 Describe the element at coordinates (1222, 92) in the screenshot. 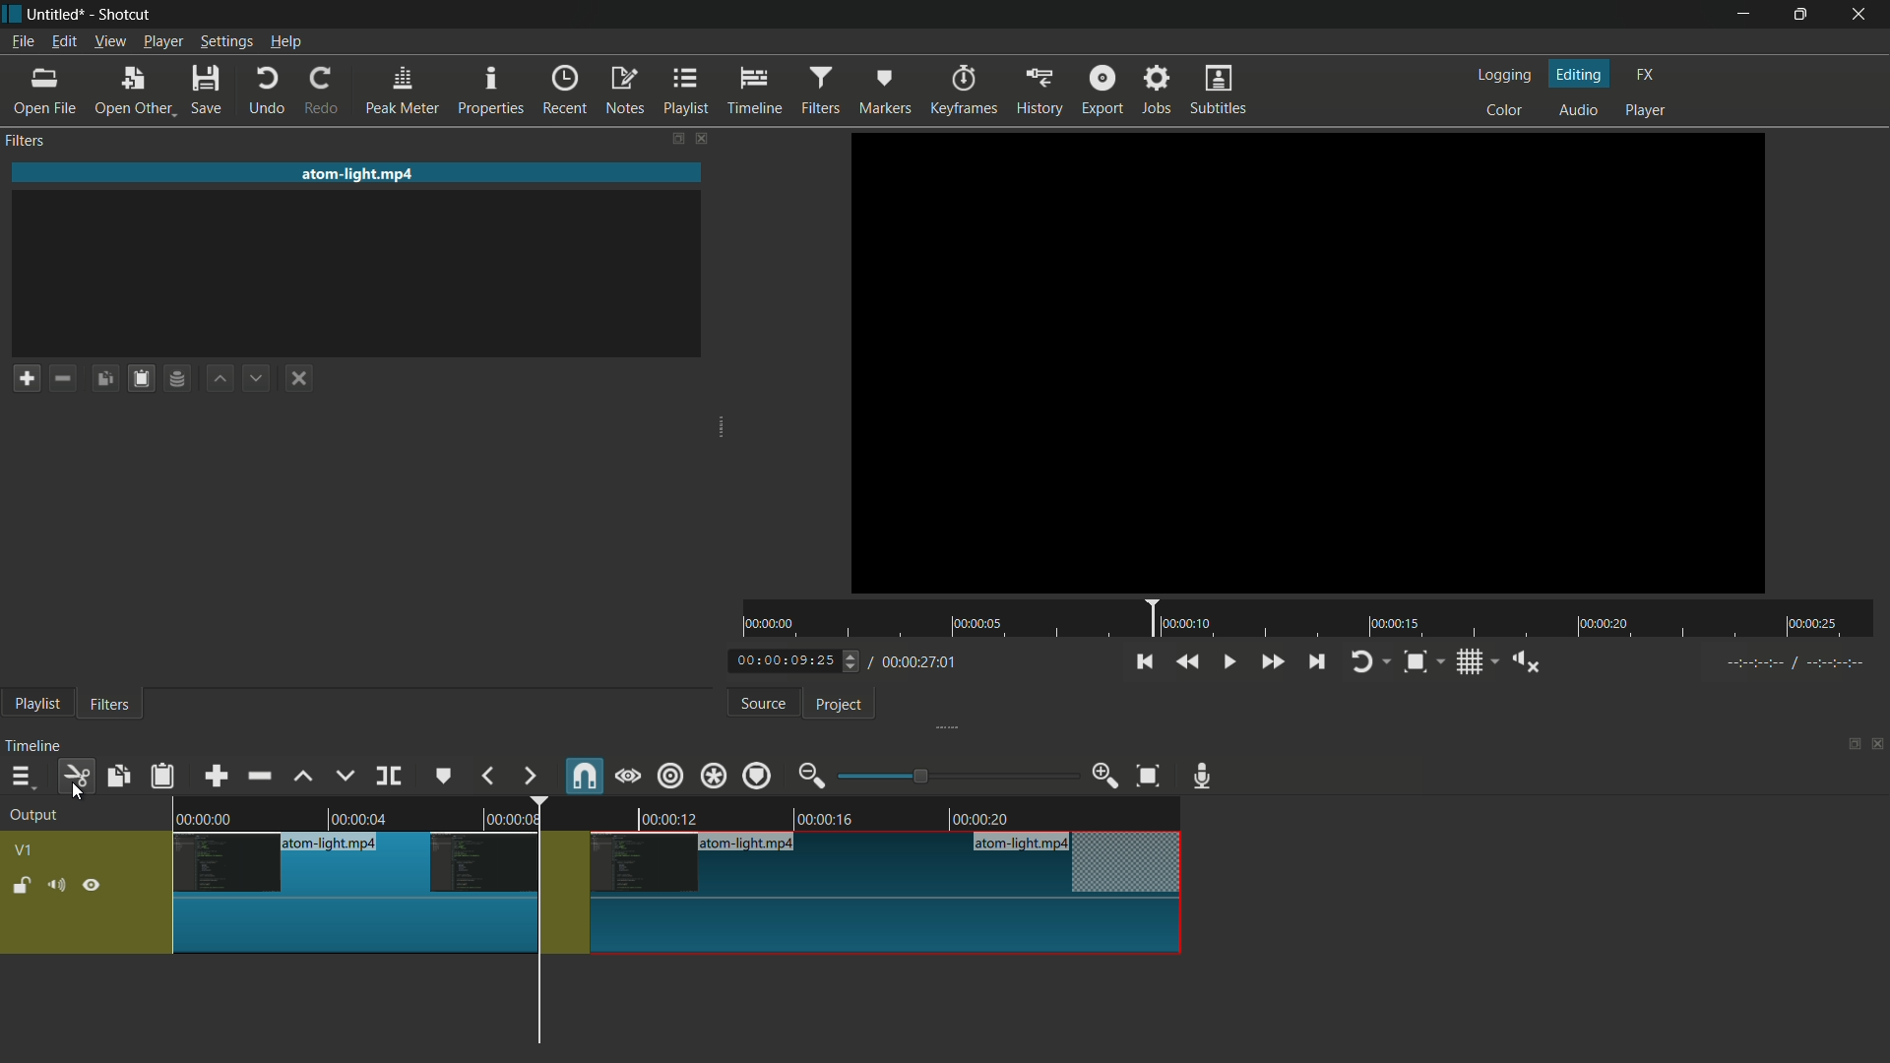

I see `subtitles` at that location.